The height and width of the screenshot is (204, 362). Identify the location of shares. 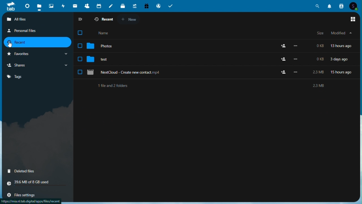
(37, 65).